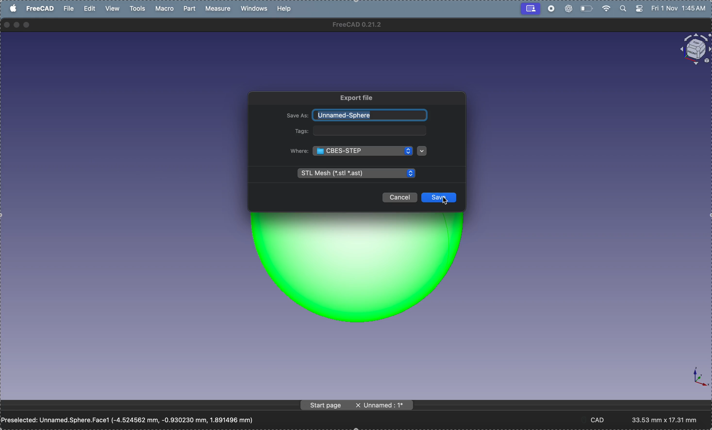 The height and width of the screenshot is (430, 712). What do you see at coordinates (669, 420) in the screenshot?
I see `aspect ratio- 33:53mm x 17.31mm` at bounding box center [669, 420].